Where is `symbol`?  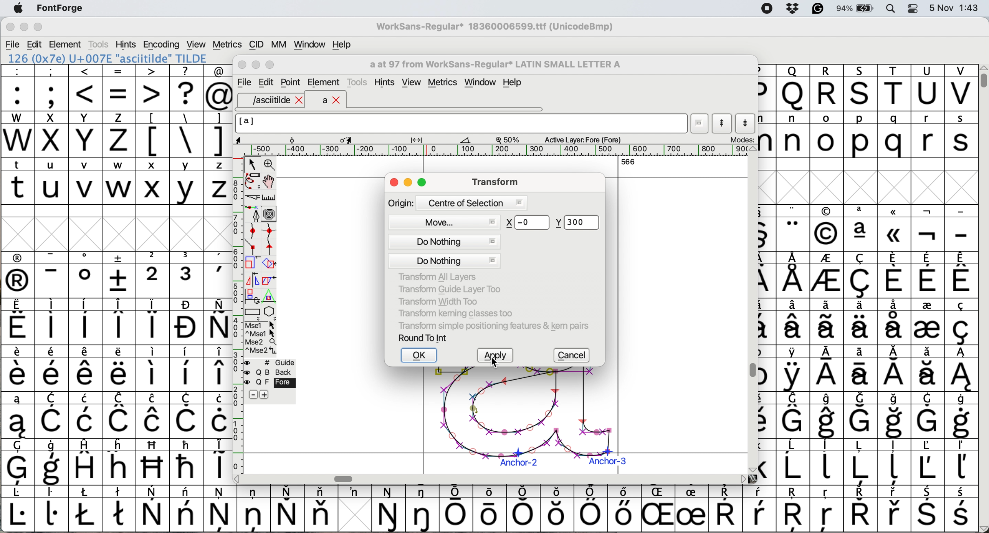 symbol is located at coordinates (218, 460).